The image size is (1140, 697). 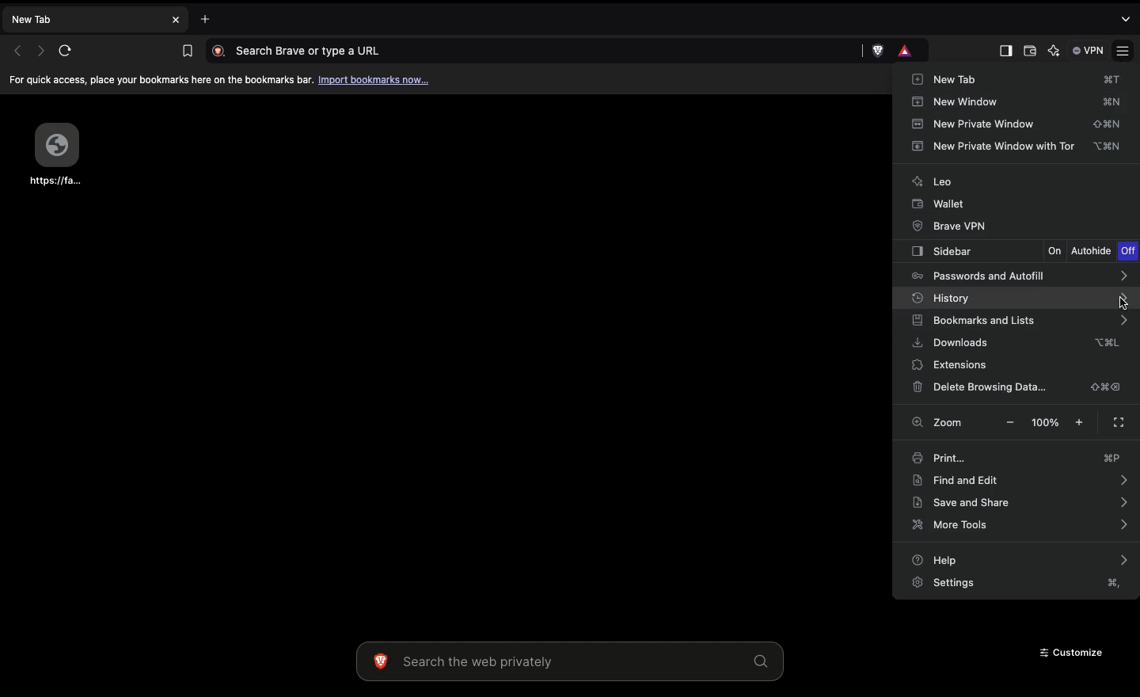 I want to click on Settings, so click(x=1126, y=51).